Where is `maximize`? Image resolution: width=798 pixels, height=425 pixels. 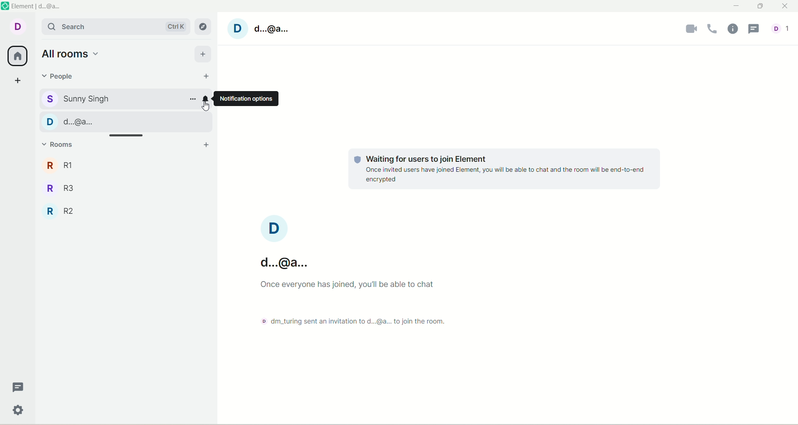
maximize is located at coordinates (759, 7).